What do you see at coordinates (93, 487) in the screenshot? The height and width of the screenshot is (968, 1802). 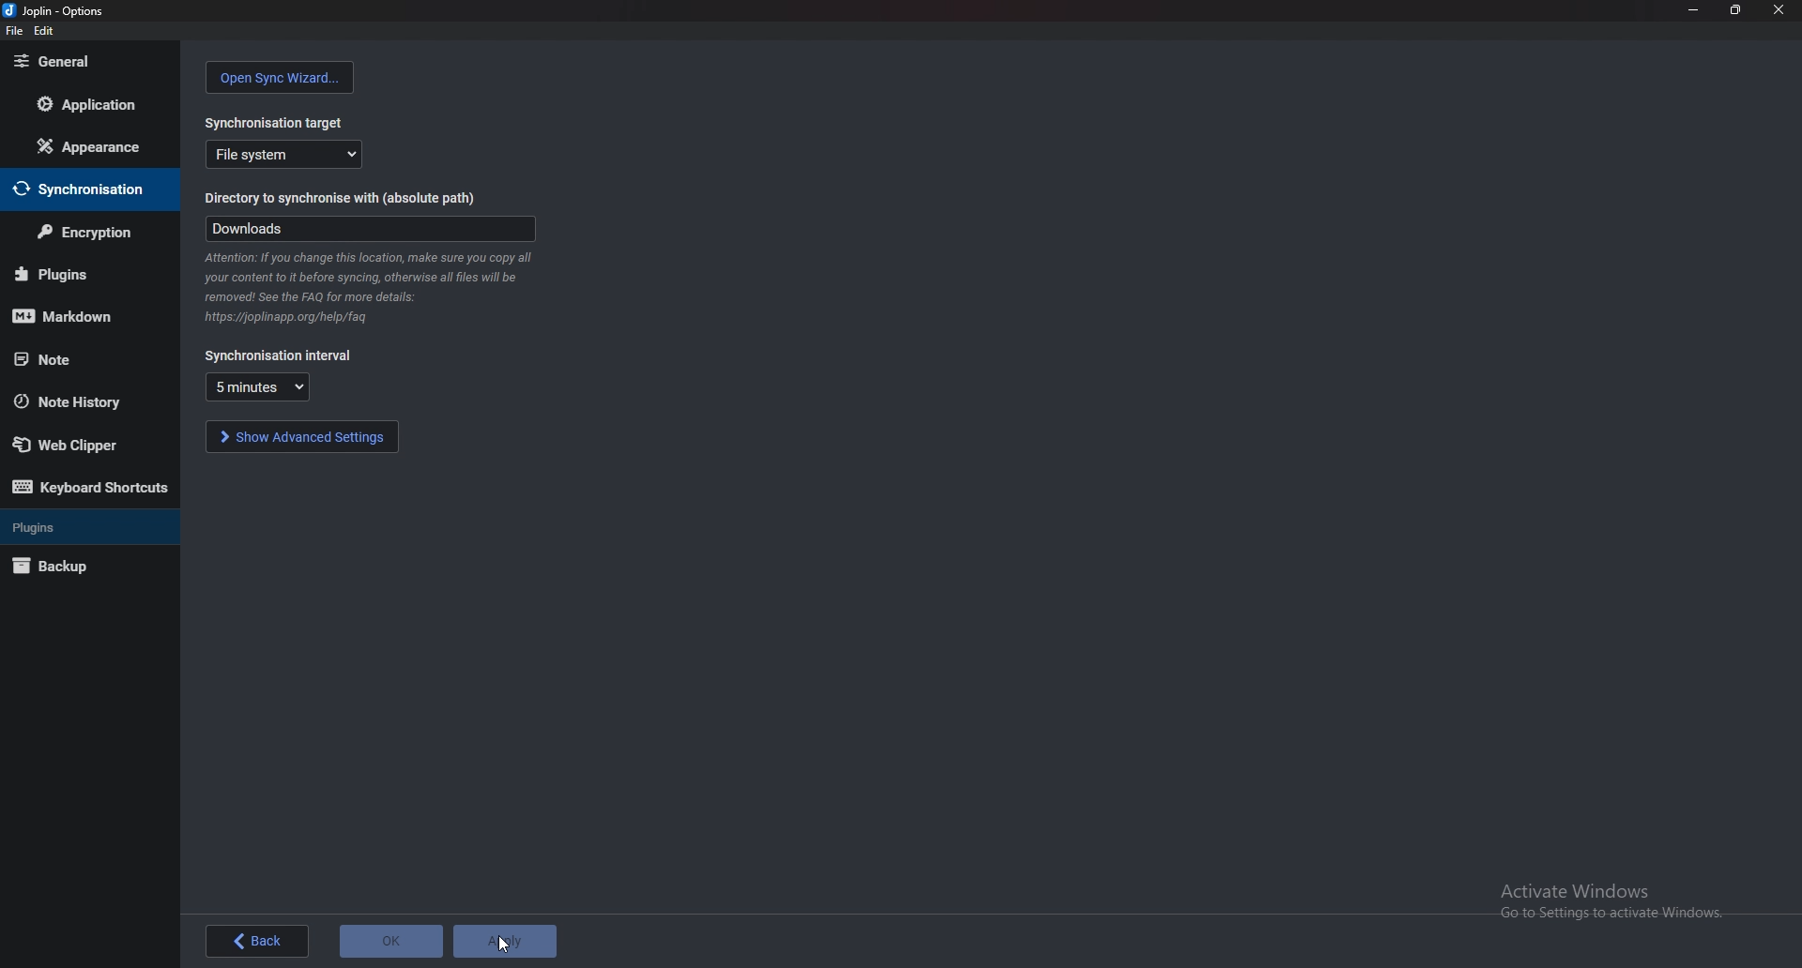 I see `Keyboard shortcuts` at bounding box center [93, 487].